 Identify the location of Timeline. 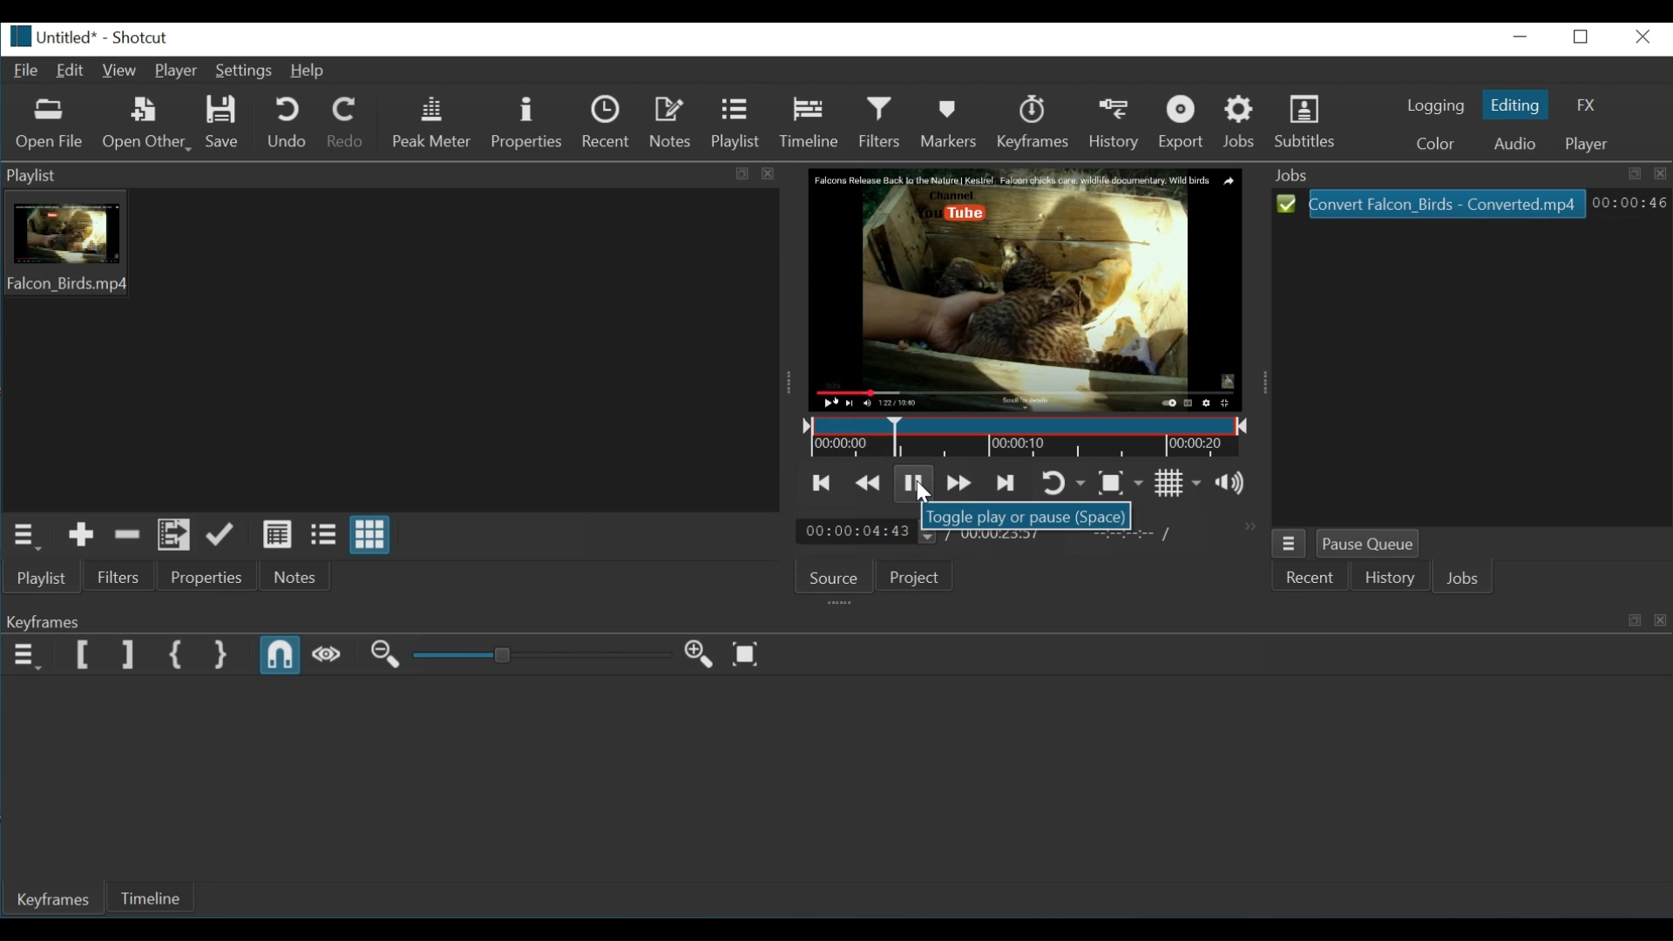
(151, 899).